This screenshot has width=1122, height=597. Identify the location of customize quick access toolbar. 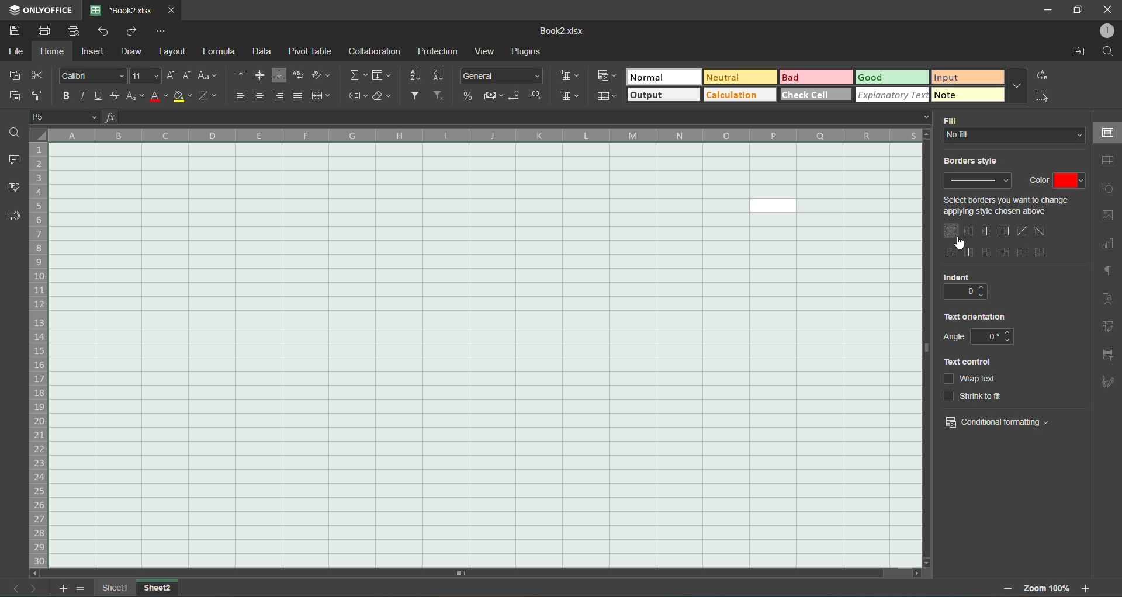
(162, 32).